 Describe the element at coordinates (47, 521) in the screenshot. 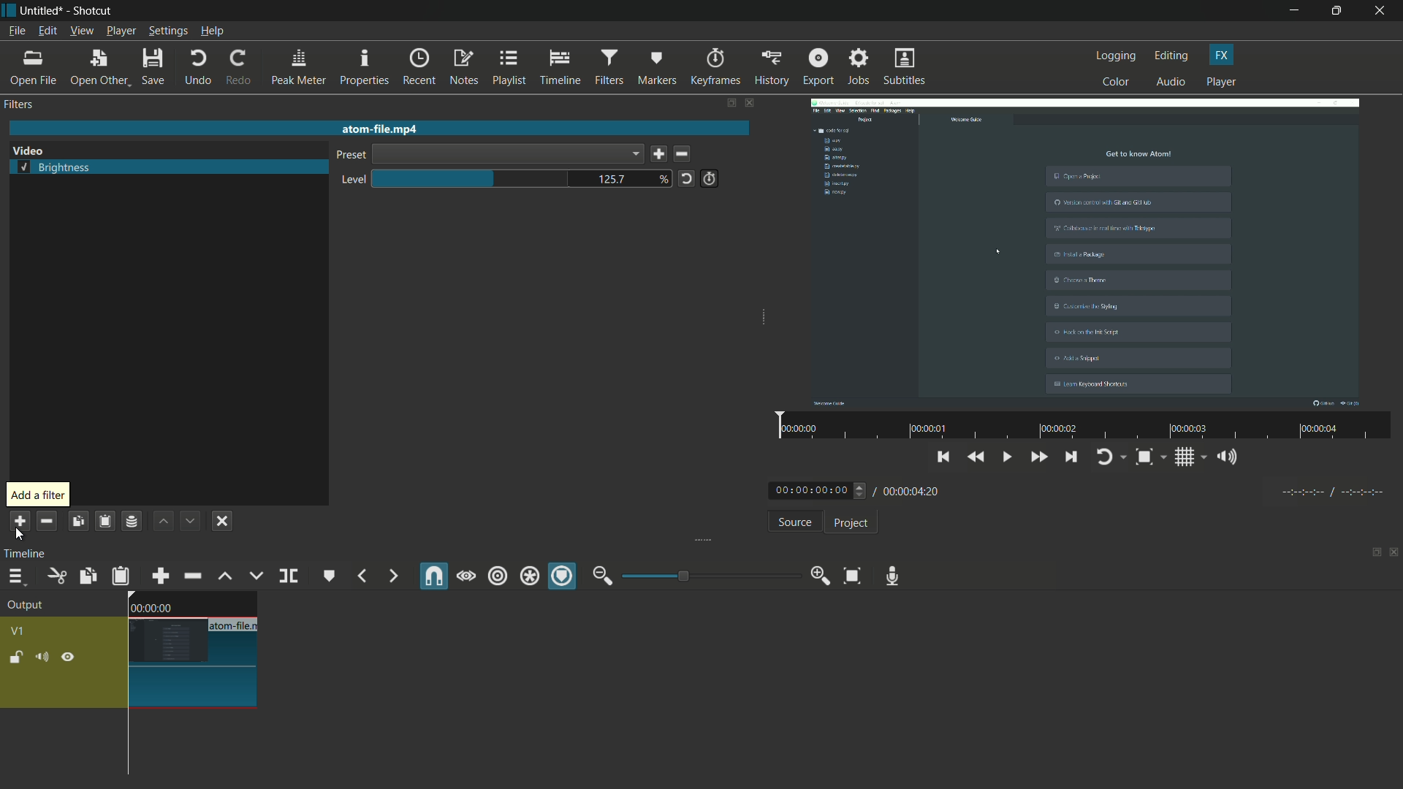

I see `remove selected filter` at that location.